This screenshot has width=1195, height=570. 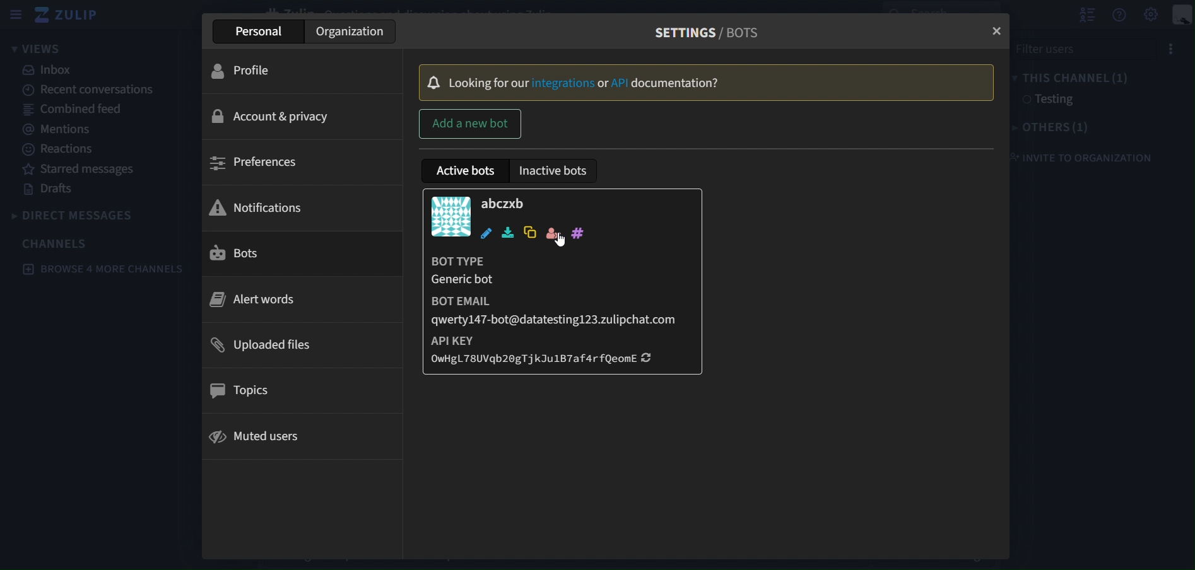 I want to click on inbox, so click(x=49, y=69).